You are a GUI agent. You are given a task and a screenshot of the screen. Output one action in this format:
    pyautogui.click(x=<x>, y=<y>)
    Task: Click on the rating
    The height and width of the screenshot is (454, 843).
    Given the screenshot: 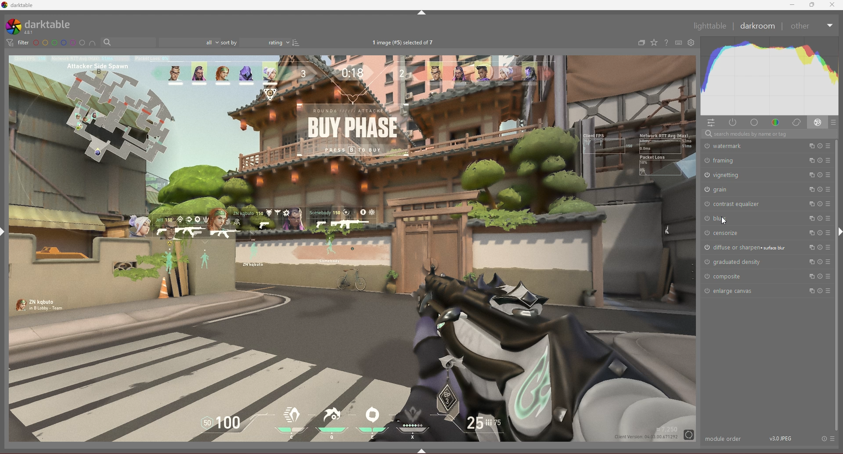 What is the action you would take?
    pyautogui.click(x=265, y=42)
    